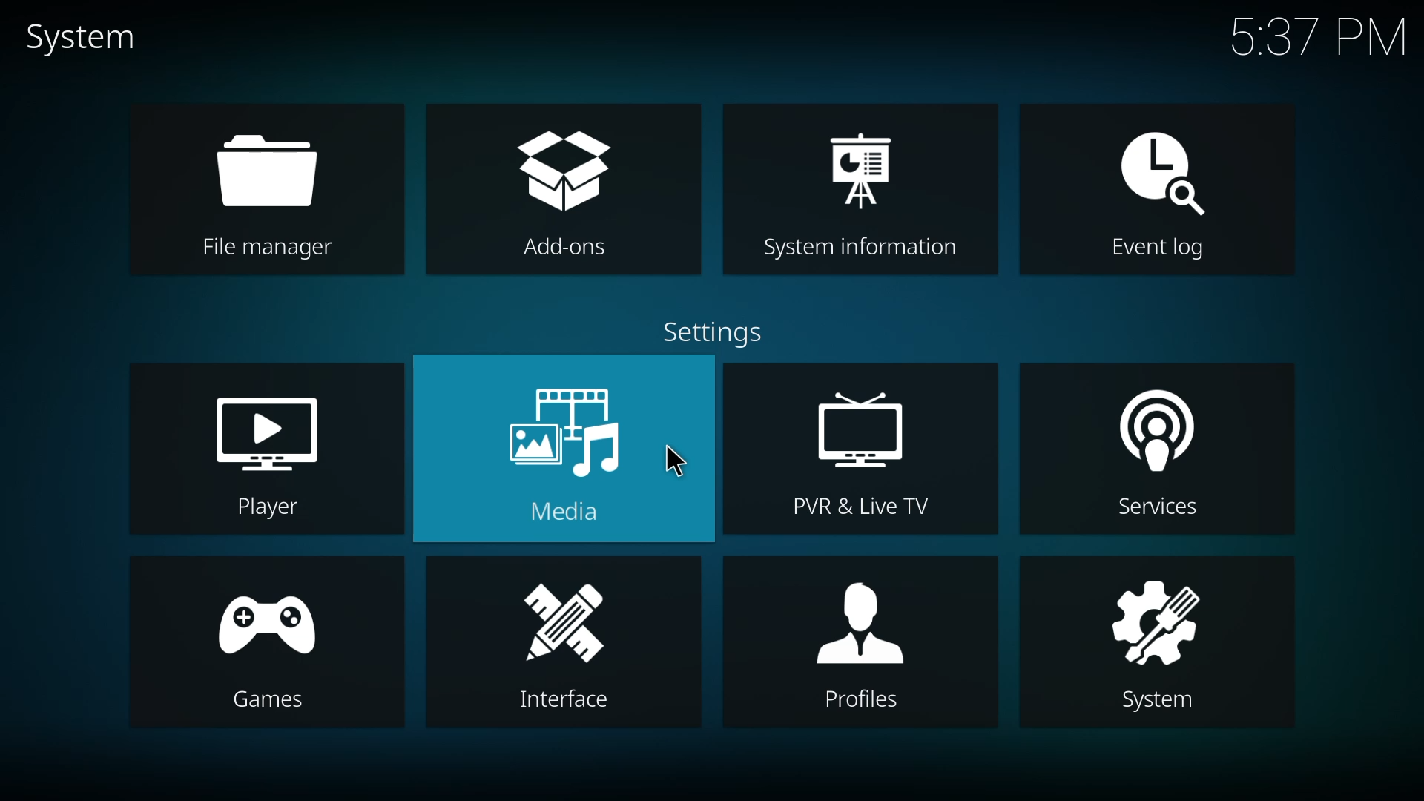  Describe the element at coordinates (862, 166) in the screenshot. I see `system information` at that location.